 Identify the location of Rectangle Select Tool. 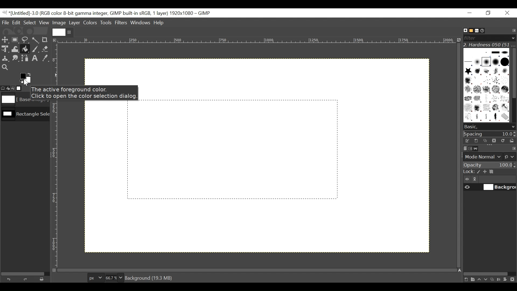
(15, 39).